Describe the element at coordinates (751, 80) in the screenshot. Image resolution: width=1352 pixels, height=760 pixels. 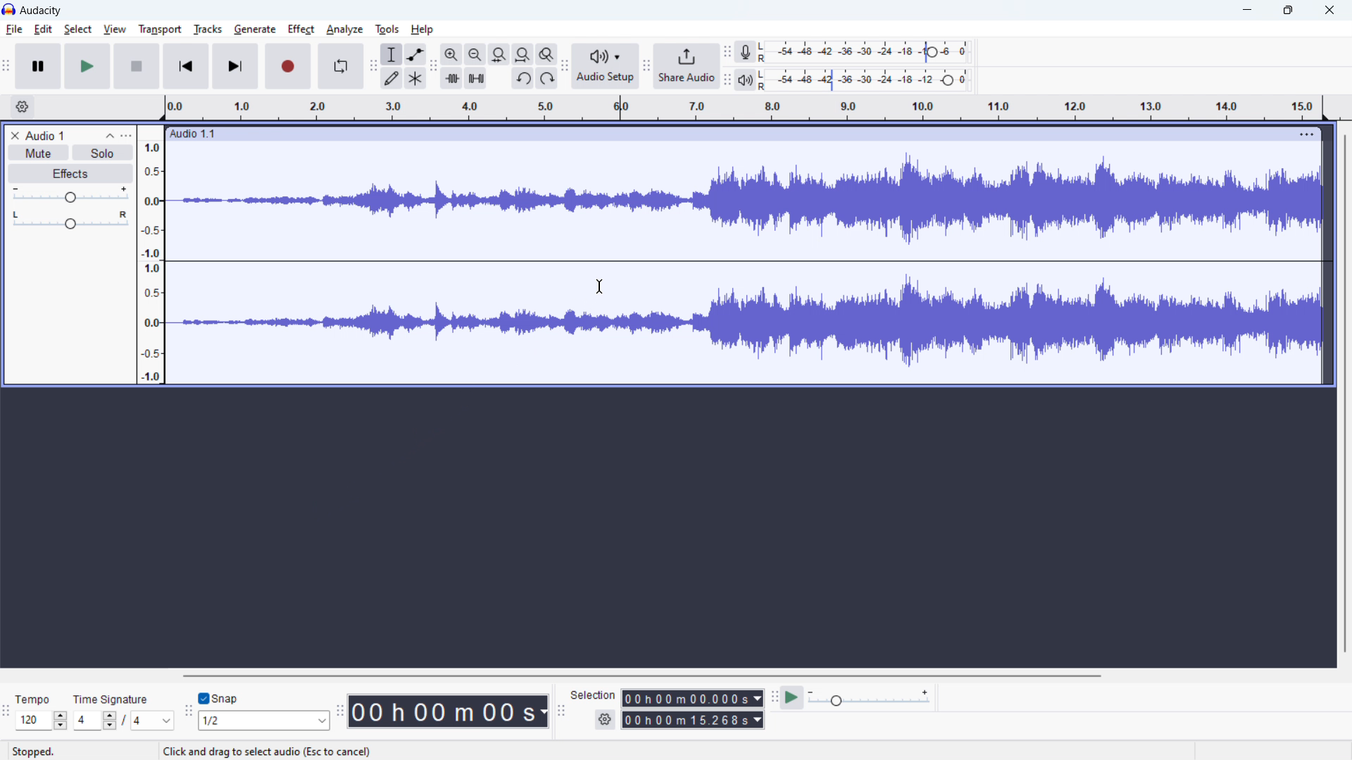
I see `playback meter` at that location.